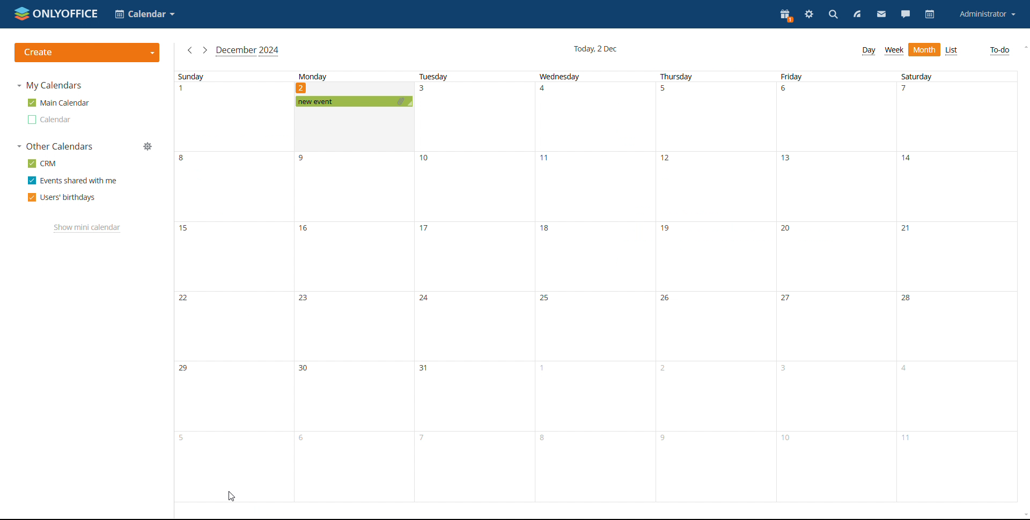 The image size is (1030, 520). I want to click on calendar, so click(930, 14).